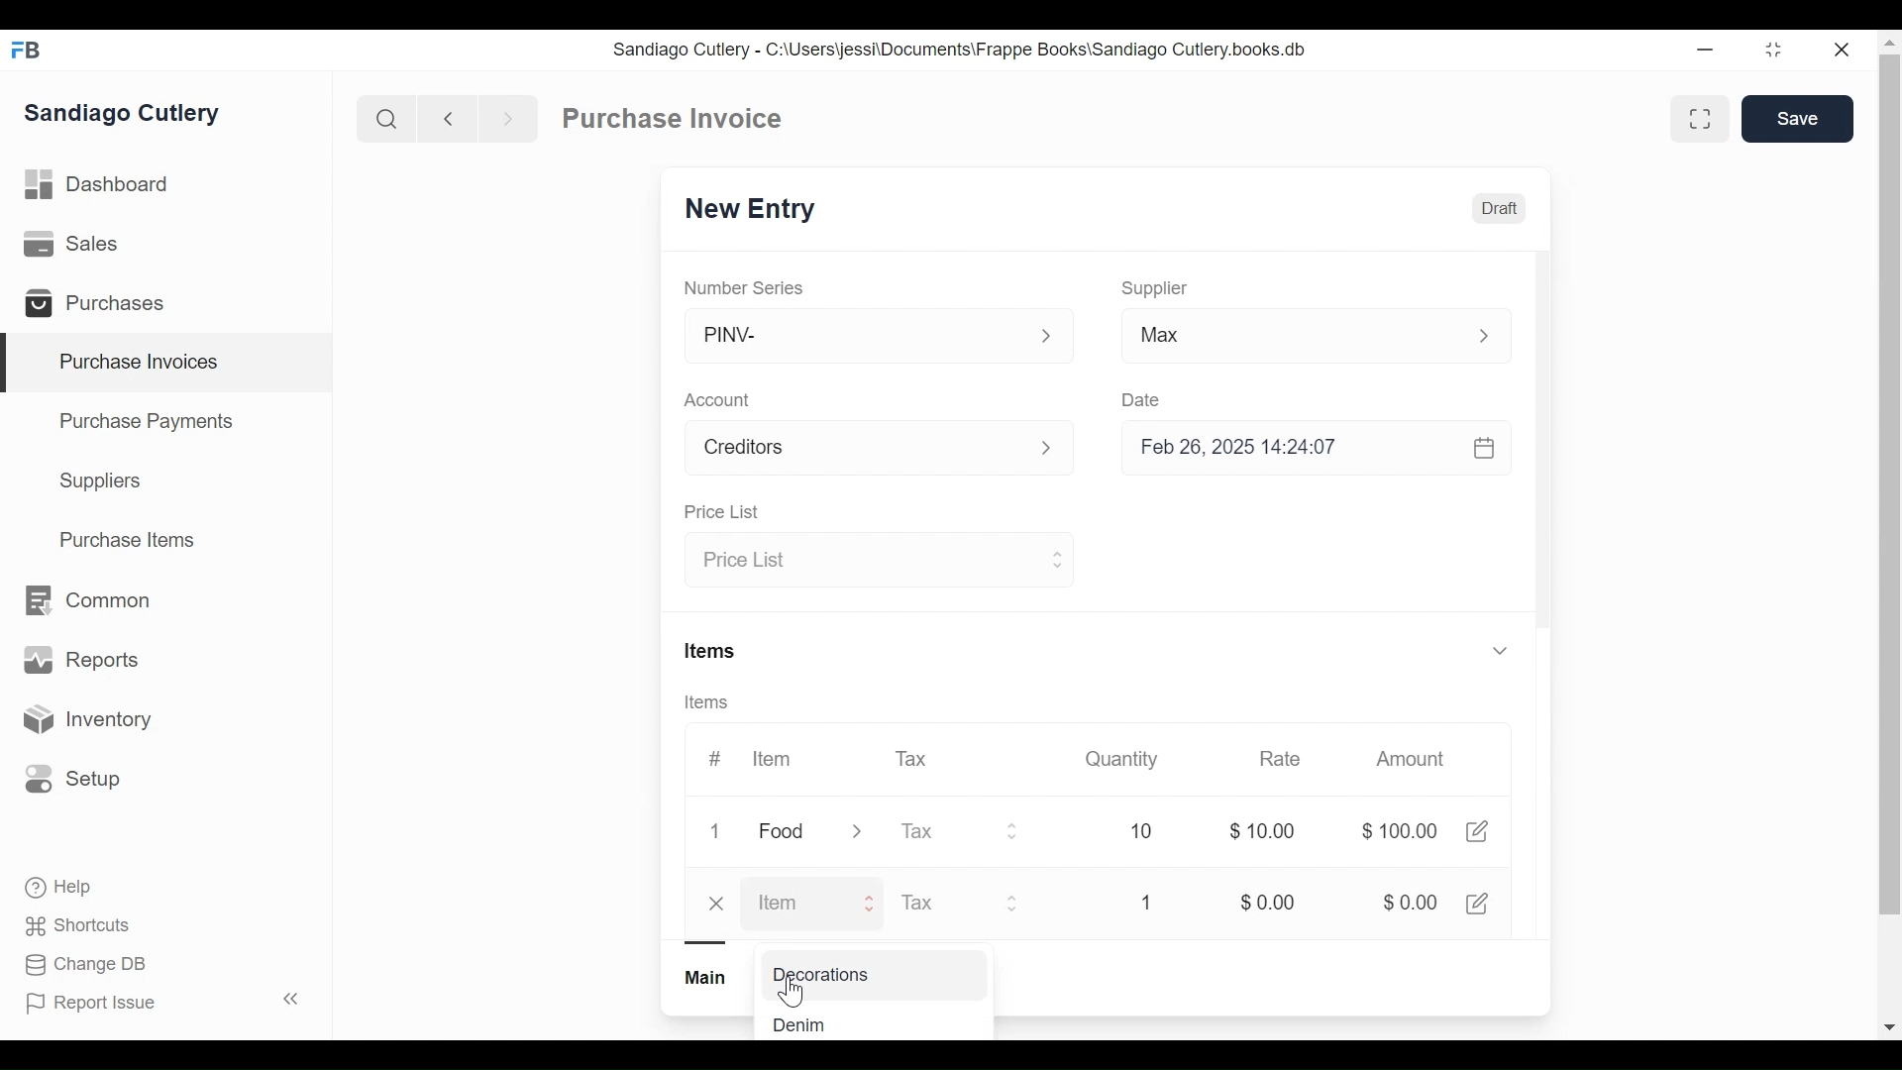 The image size is (1902, 1070). What do you see at coordinates (1318, 448) in the screenshot?
I see `Feb 26, 2025 14:24:07` at bounding box center [1318, 448].